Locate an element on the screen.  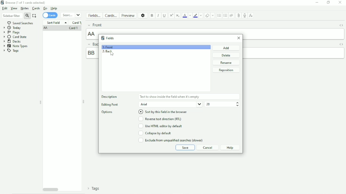
20 is located at coordinates (208, 104).